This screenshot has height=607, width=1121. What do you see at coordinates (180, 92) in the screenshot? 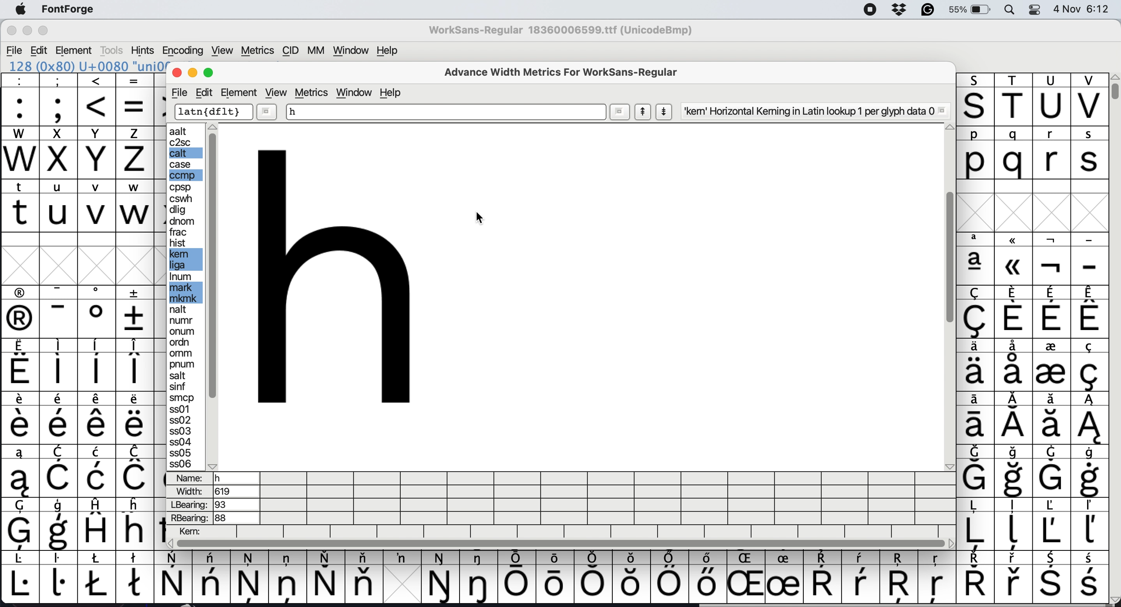
I see `file` at bounding box center [180, 92].